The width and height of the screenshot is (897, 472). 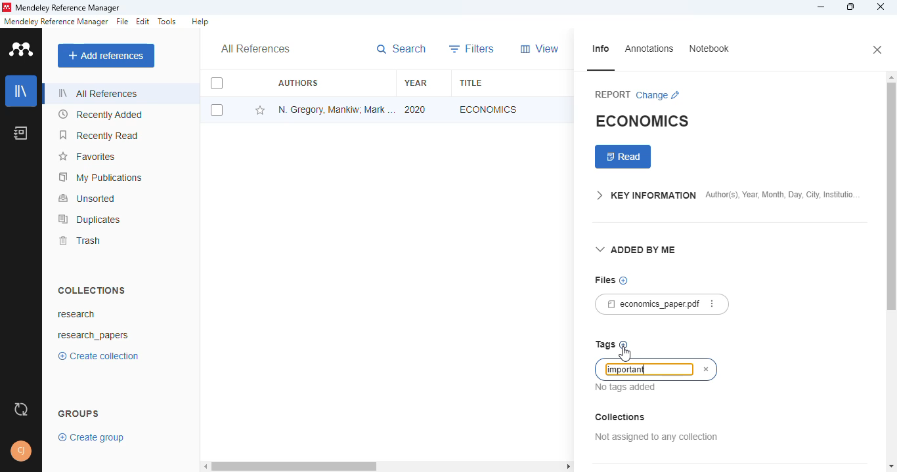 What do you see at coordinates (7, 7) in the screenshot?
I see `logo` at bounding box center [7, 7].